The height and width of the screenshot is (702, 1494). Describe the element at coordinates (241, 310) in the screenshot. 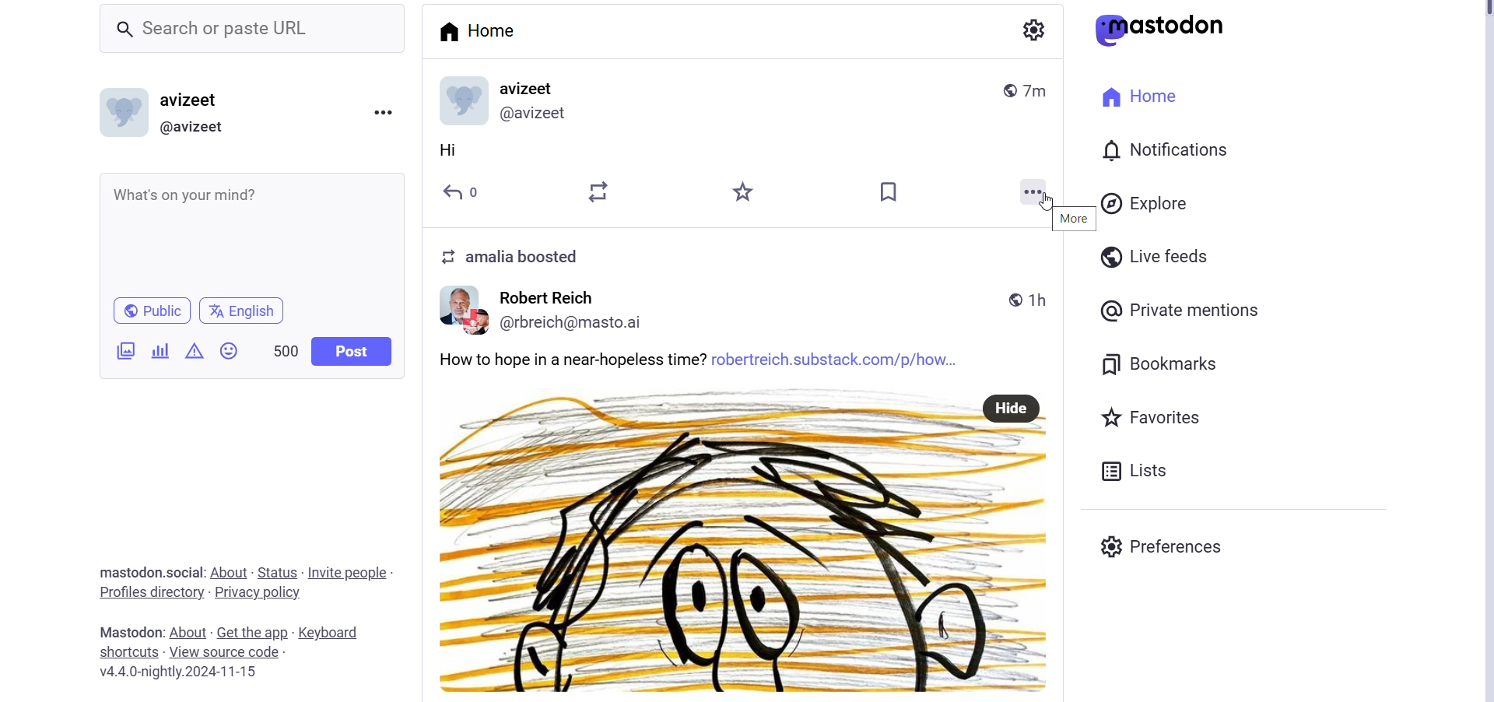

I see `Language` at that location.